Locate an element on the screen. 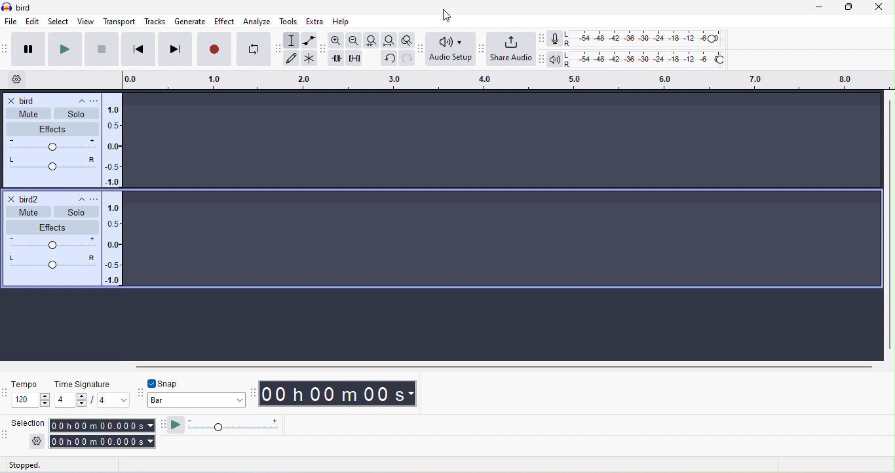 This screenshot has height=473, width=895. help is located at coordinates (345, 20).